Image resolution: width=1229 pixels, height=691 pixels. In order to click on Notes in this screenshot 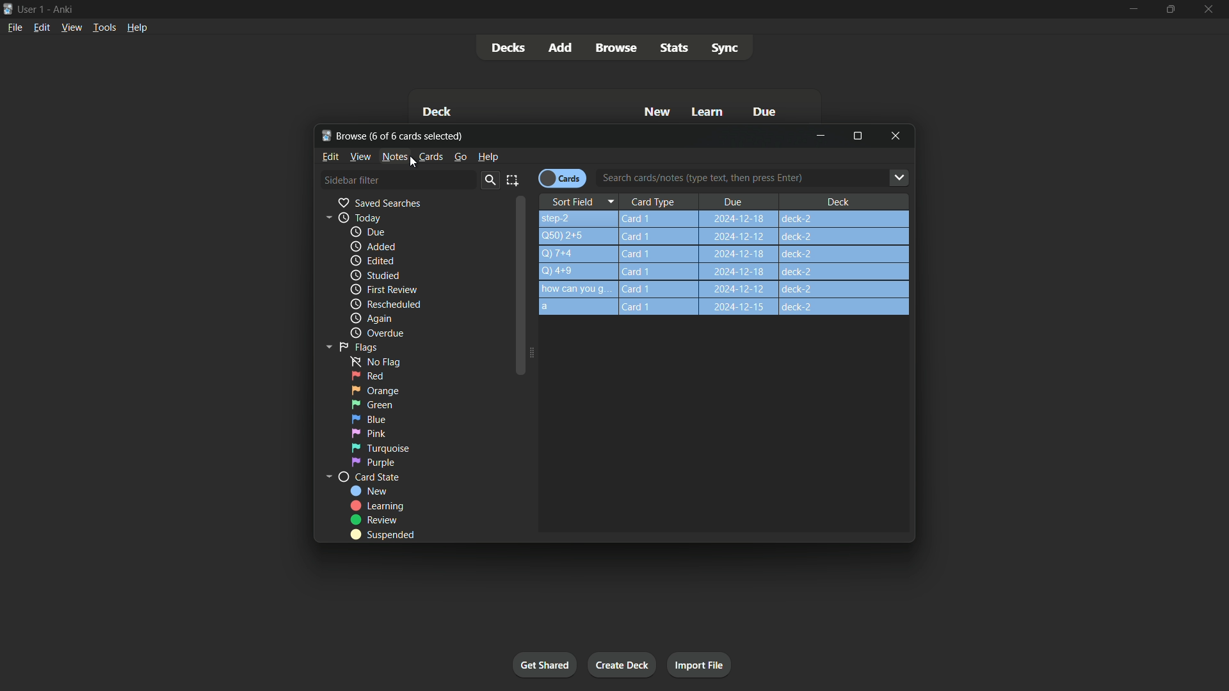, I will do `click(396, 157)`.